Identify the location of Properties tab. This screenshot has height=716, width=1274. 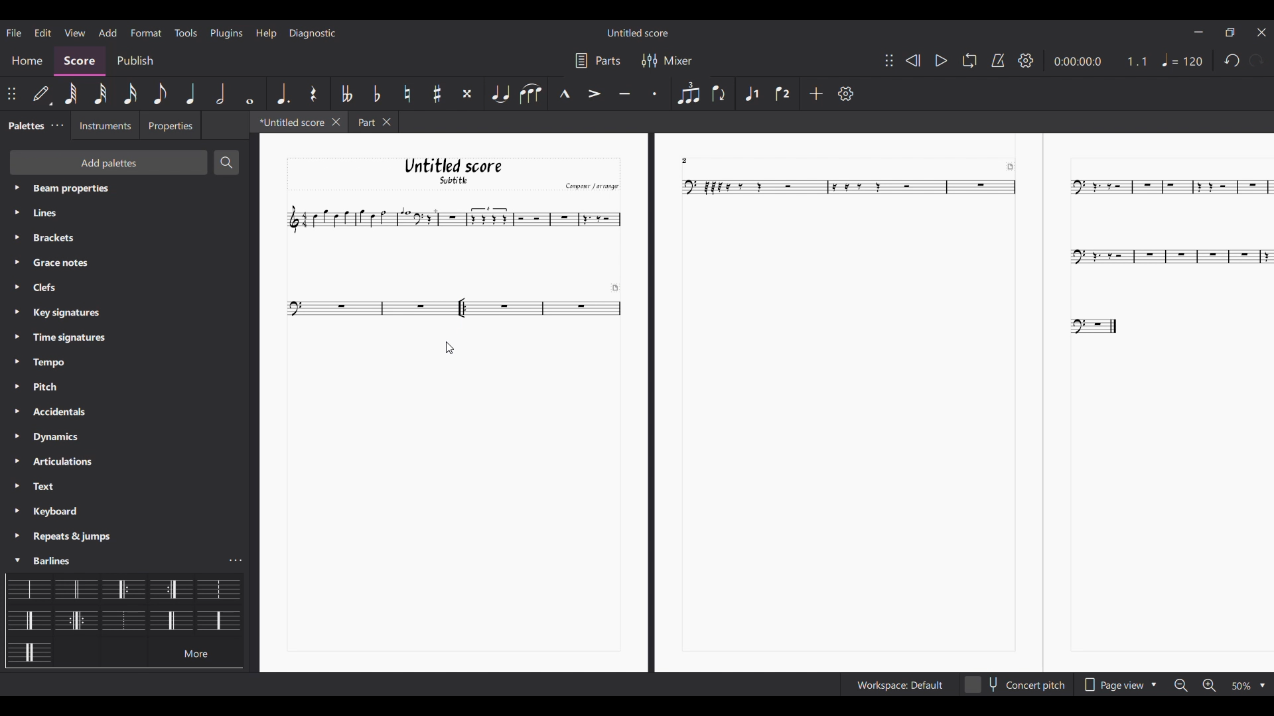
(171, 125).